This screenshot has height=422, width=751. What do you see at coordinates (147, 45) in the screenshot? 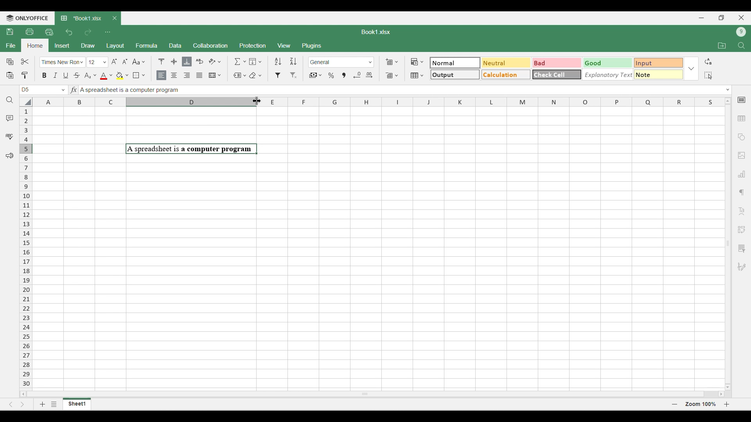
I see `Formula menu` at bounding box center [147, 45].